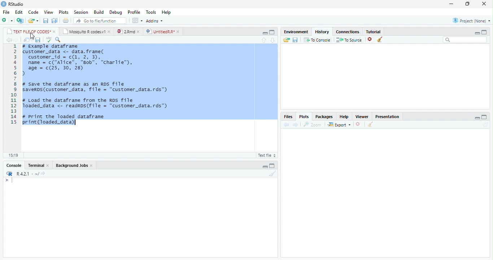  Describe the element at coordinates (151, 12) in the screenshot. I see `Tools` at that location.